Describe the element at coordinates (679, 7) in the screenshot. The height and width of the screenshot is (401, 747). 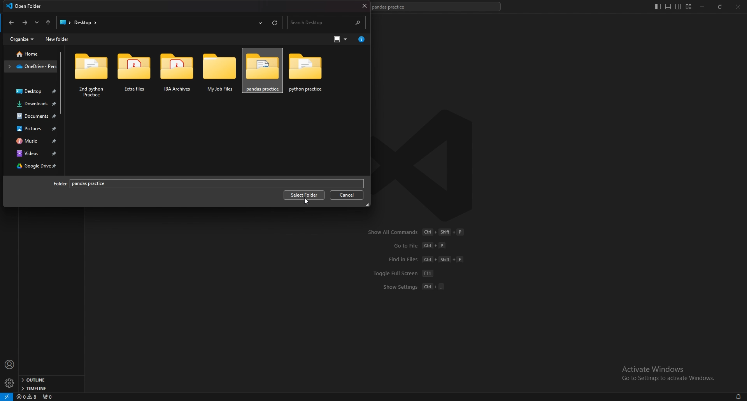
I see `toggle secondary side bar` at that location.